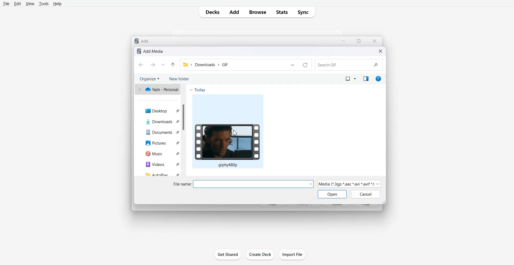 The height and width of the screenshot is (265, 514). I want to click on create Deck, so click(260, 254).